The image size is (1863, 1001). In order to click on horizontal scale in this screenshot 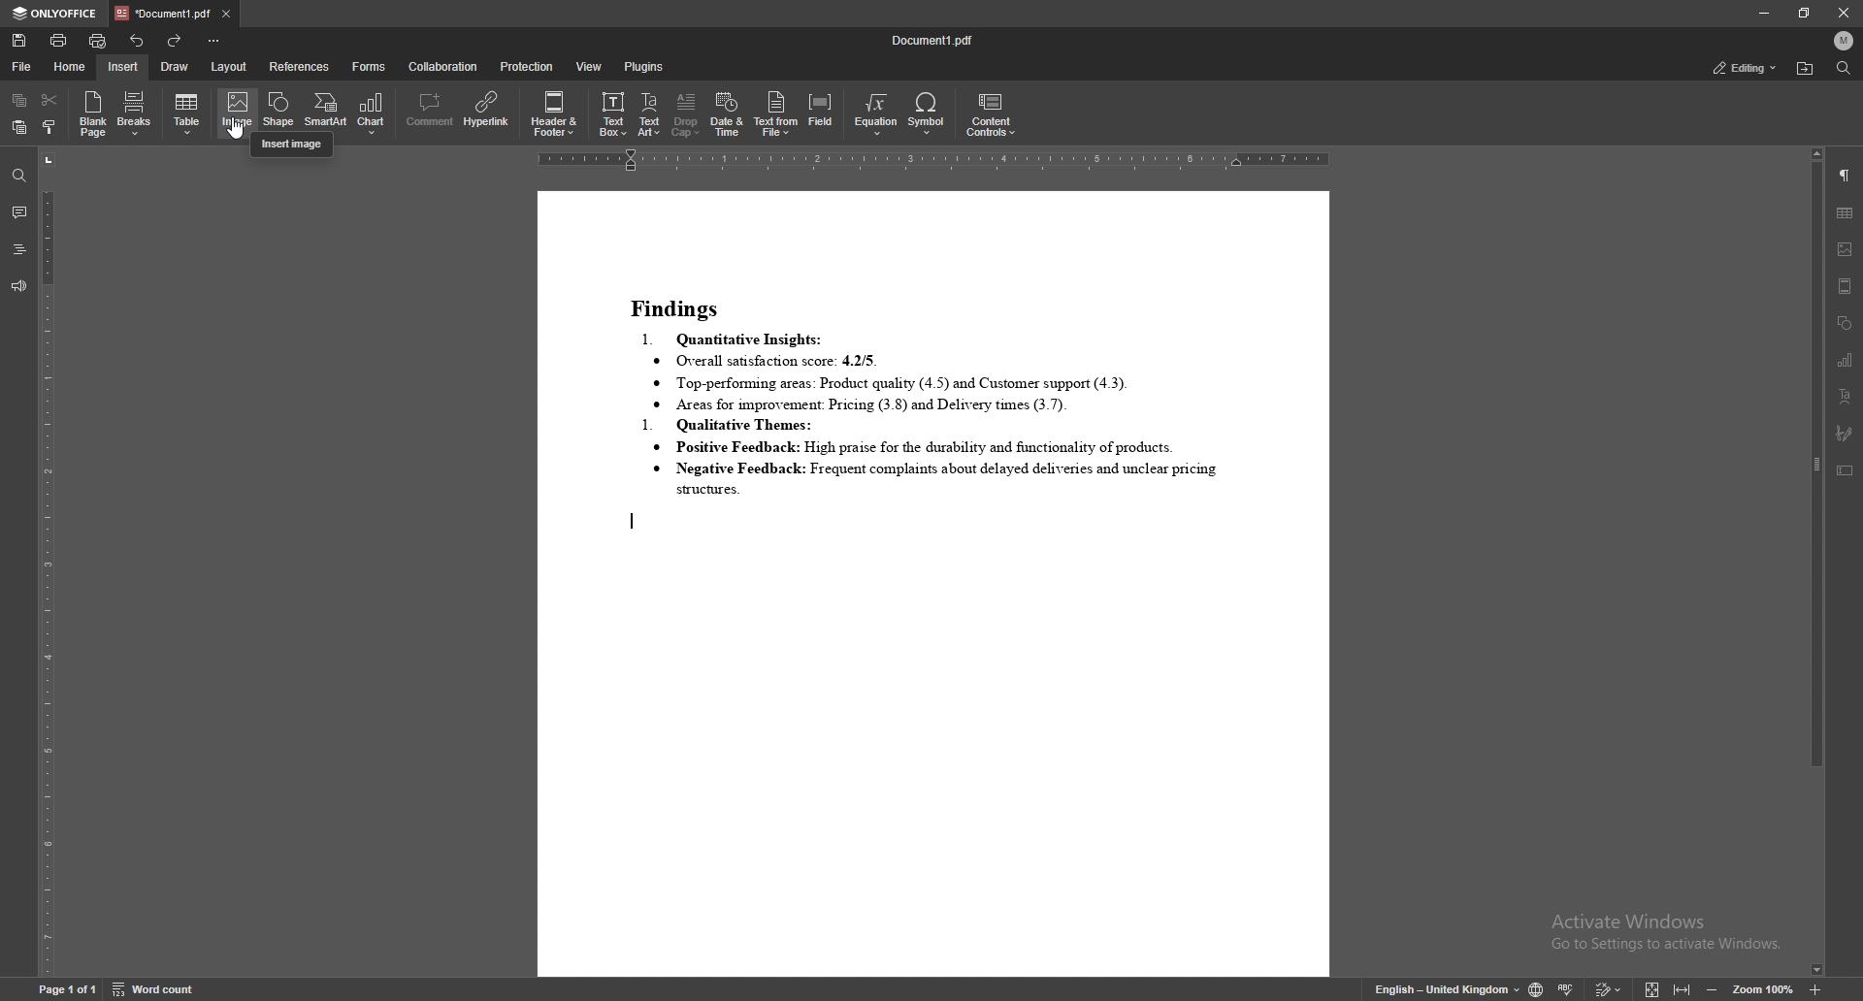, I will do `click(934, 162)`.